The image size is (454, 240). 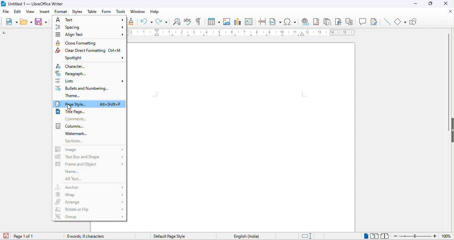 What do you see at coordinates (249, 23) in the screenshot?
I see `text box` at bounding box center [249, 23].